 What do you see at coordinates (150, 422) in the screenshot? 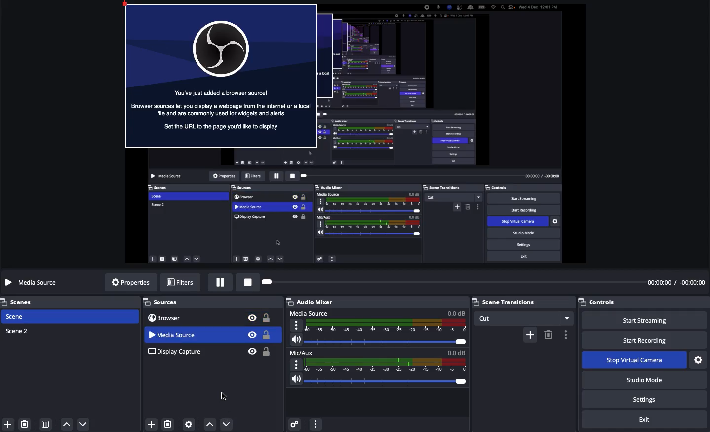
I see `Add` at bounding box center [150, 422].